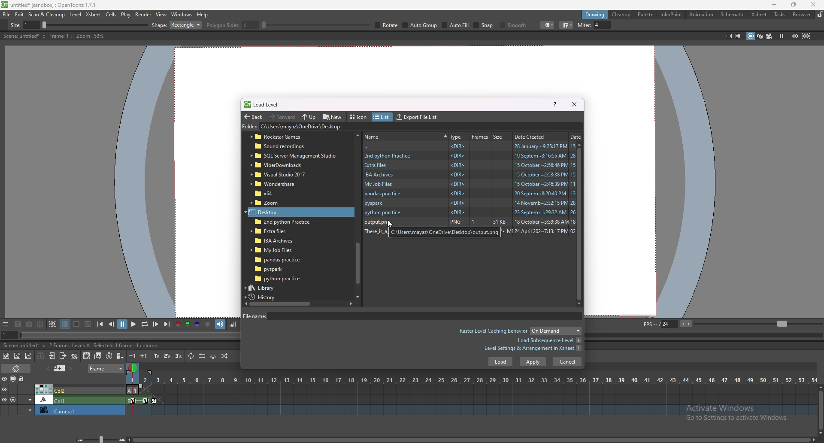  I want to click on compare to snapshot, so click(41, 324).